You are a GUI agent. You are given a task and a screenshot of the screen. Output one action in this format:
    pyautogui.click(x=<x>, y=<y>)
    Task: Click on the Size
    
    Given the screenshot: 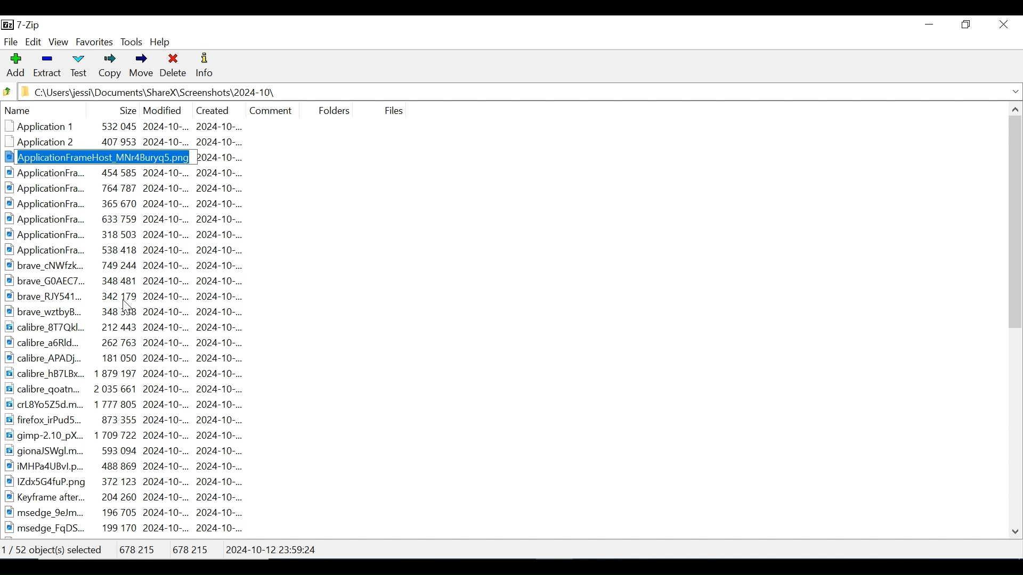 What is the action you would take?
    pyautogui.click(x=125, y=109)
    